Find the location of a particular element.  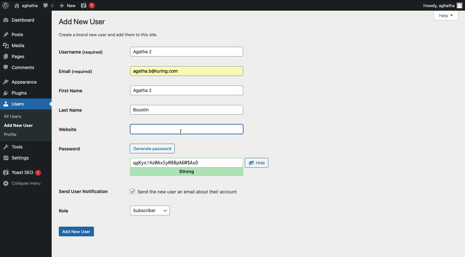

Subscriber is located at coordinates (150, 211).